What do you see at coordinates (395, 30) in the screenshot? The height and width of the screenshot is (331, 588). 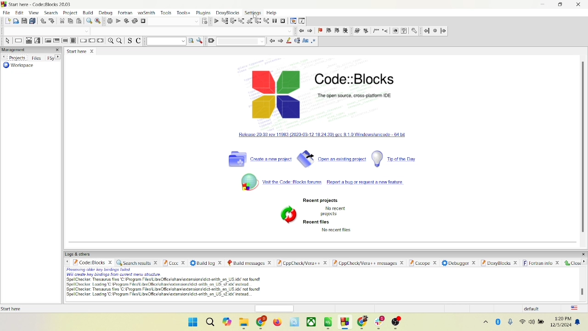 I see `web` at bounding box center [395, 30].